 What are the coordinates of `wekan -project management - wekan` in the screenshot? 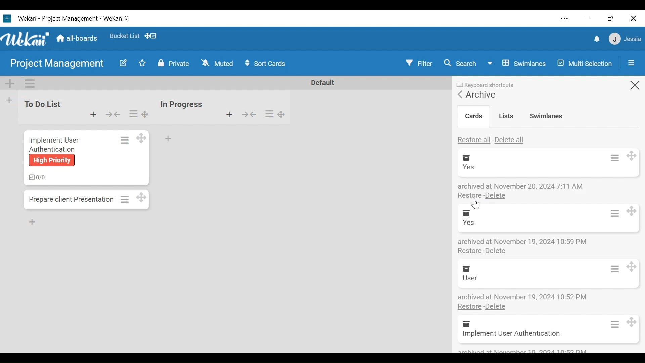 It's located at (75, 17).